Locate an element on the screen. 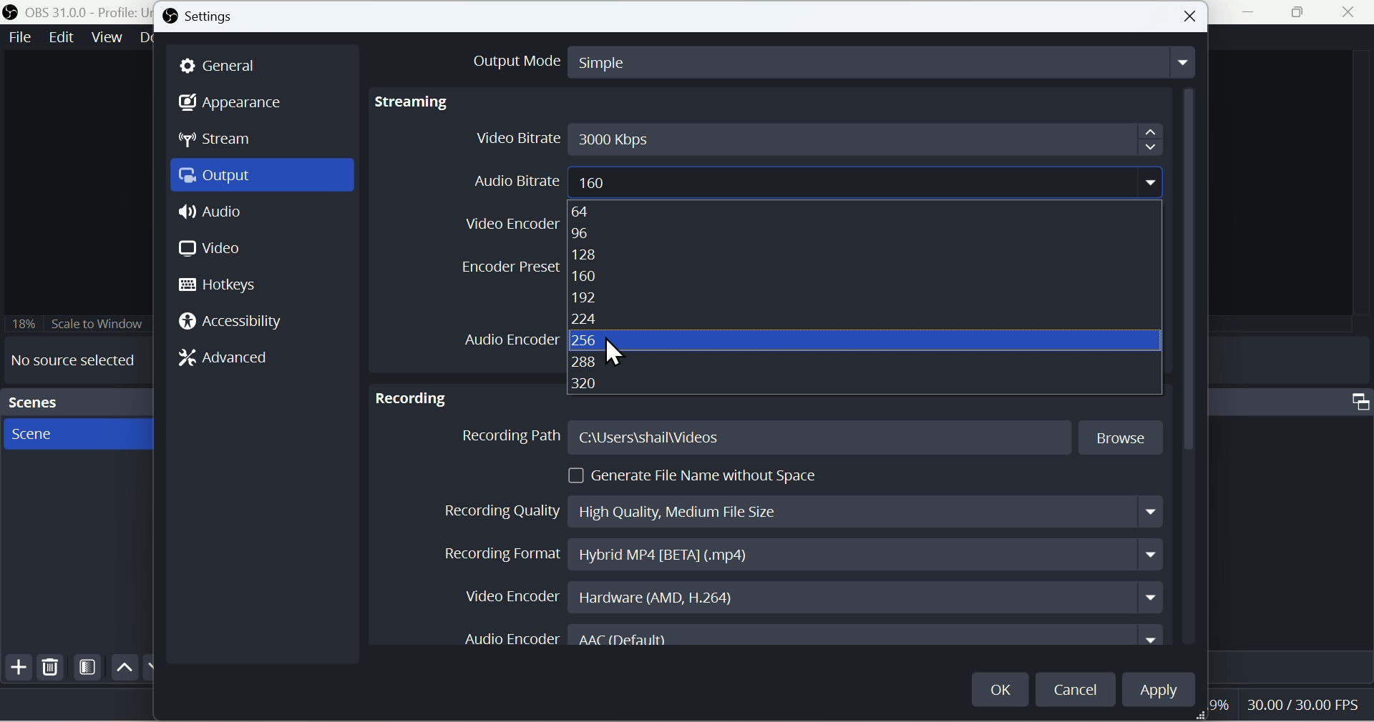 The height and width of the screenshot is (722, 1374). Apply is located at coordinates (1166, 693).